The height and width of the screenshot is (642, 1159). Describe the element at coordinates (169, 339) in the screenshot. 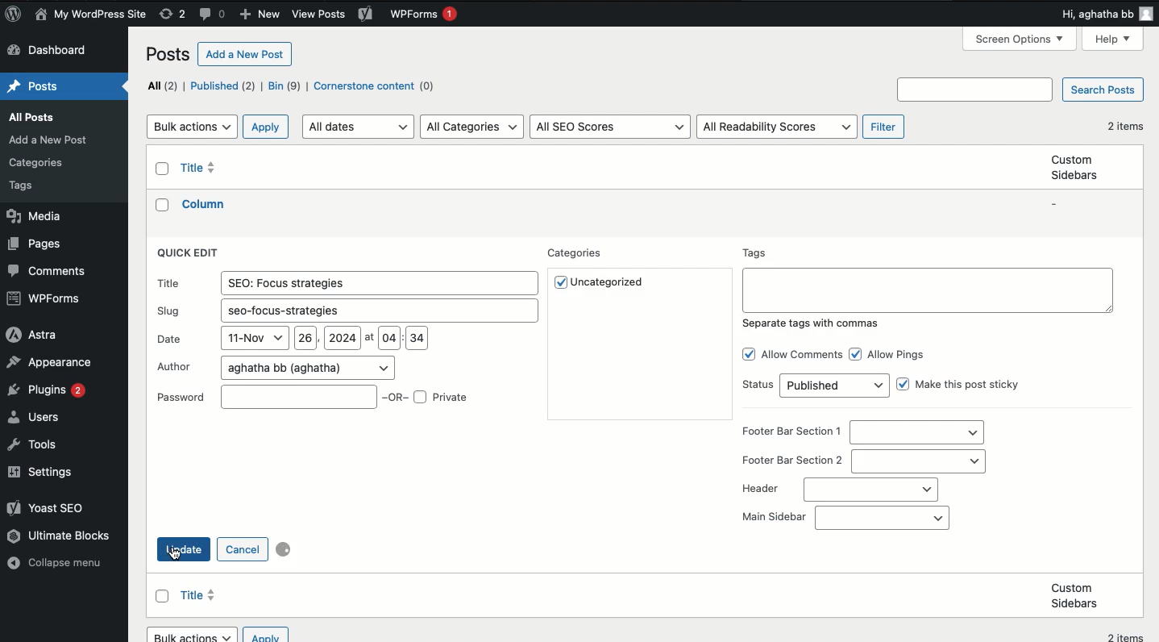

I see `Date` at that location.